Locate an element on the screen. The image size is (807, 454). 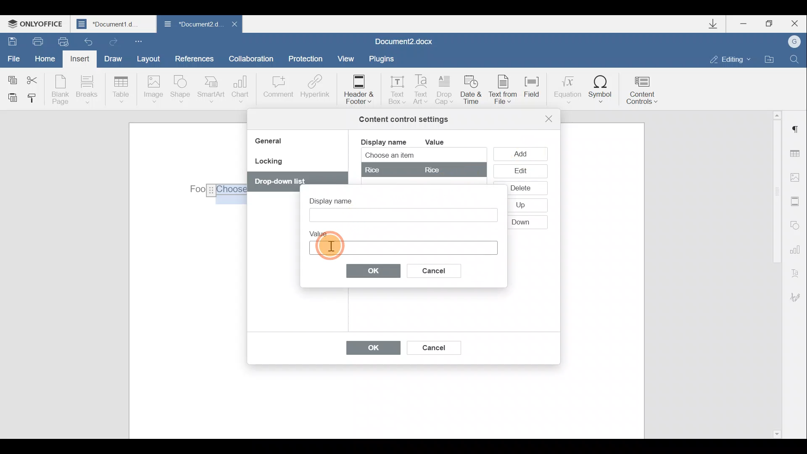
Layout is located at coordinates (148, 58).